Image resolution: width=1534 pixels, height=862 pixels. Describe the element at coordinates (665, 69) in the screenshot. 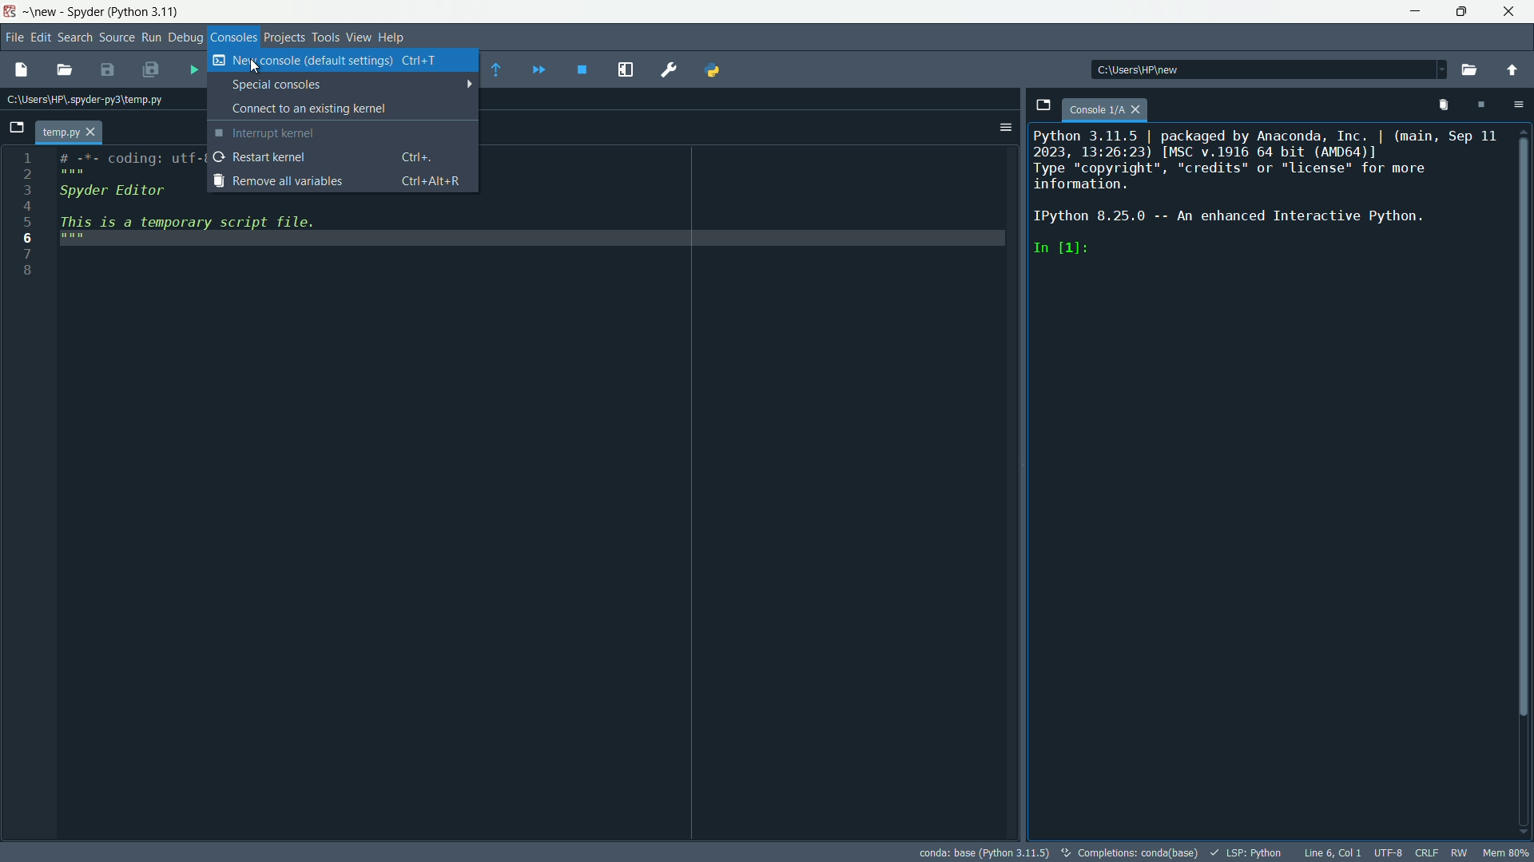

I see `preferences` at that location.